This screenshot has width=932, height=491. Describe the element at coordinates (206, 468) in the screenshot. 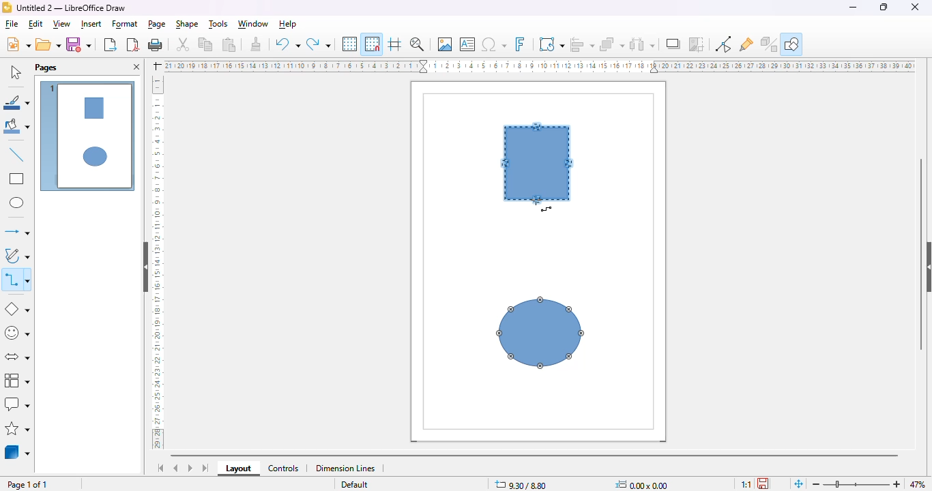

I see `scroll to last sheet` at that location.